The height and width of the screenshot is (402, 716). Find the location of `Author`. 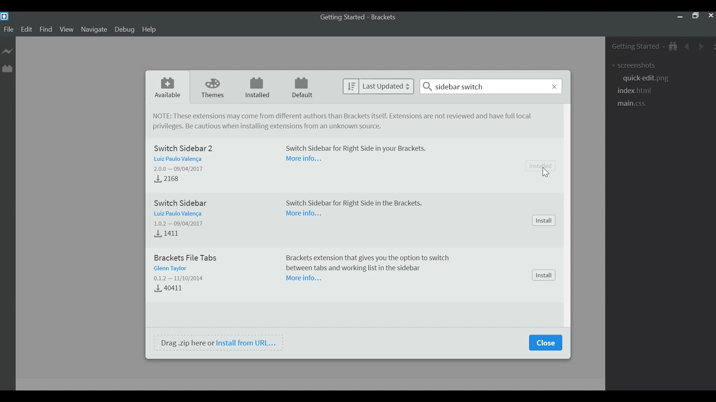

Author is located at coordinates (180, 214).